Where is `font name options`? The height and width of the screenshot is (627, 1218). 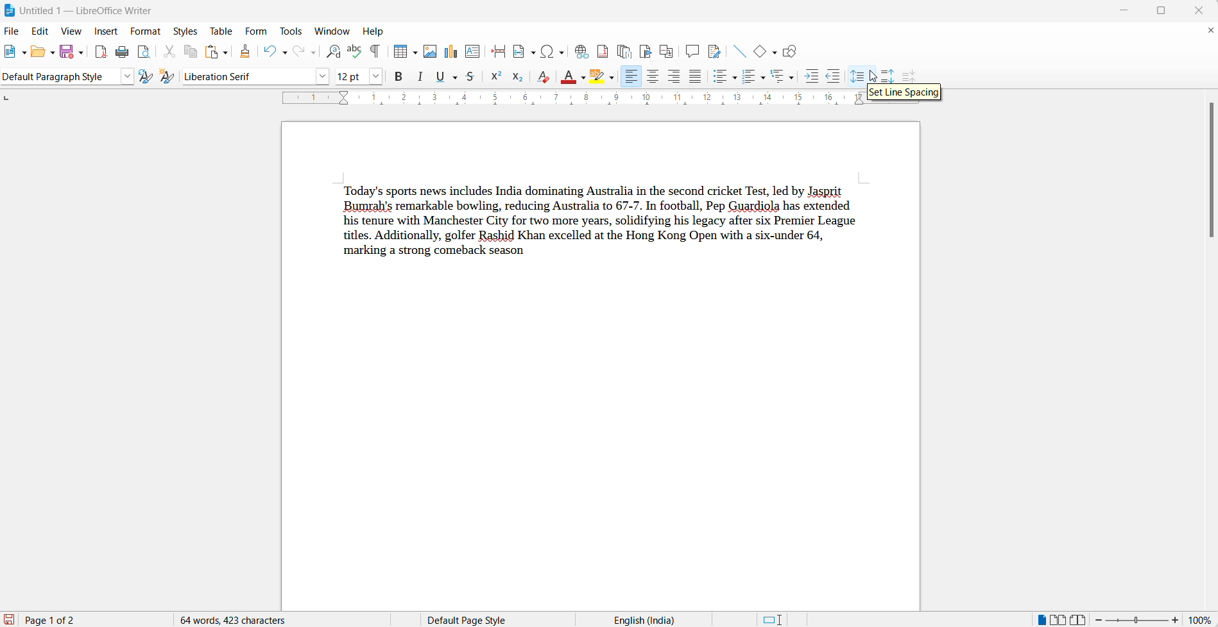 font name options is located at coordinates (321, 77).